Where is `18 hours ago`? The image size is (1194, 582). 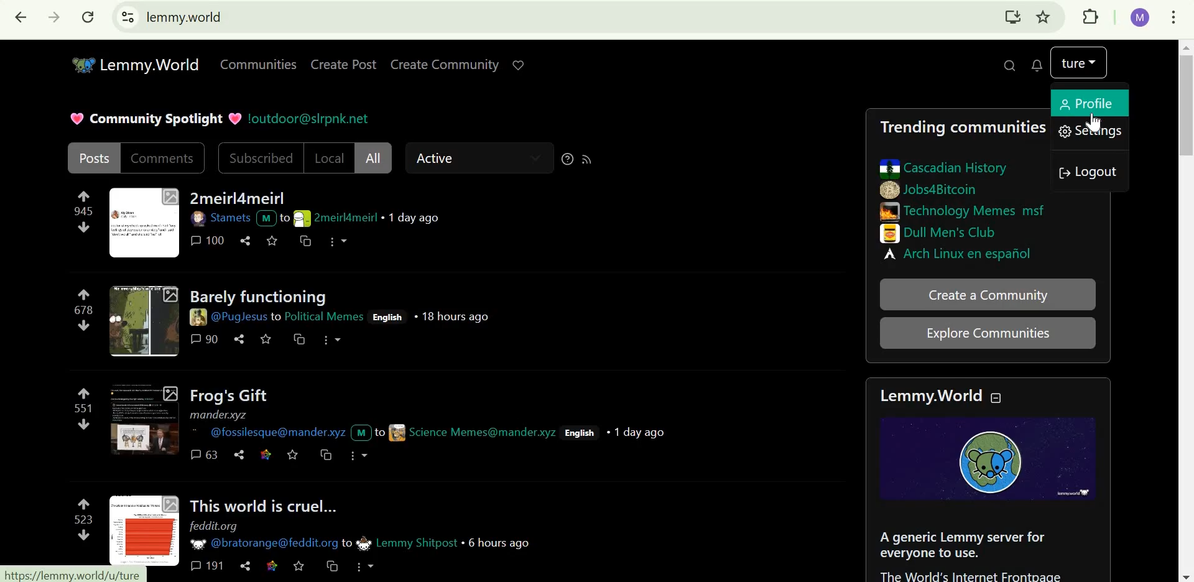
18 hours ago is located at coordinates (454, 317).